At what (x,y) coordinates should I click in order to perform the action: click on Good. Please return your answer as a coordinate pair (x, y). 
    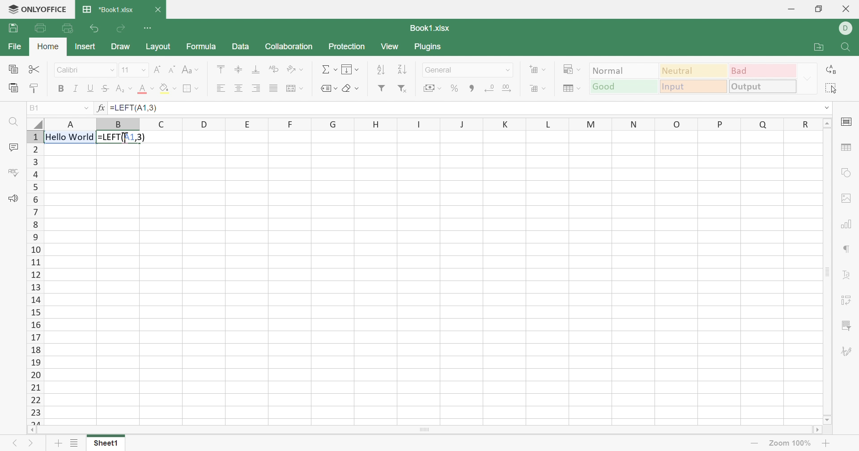
    Looking at the image, I should click on (623, 86).